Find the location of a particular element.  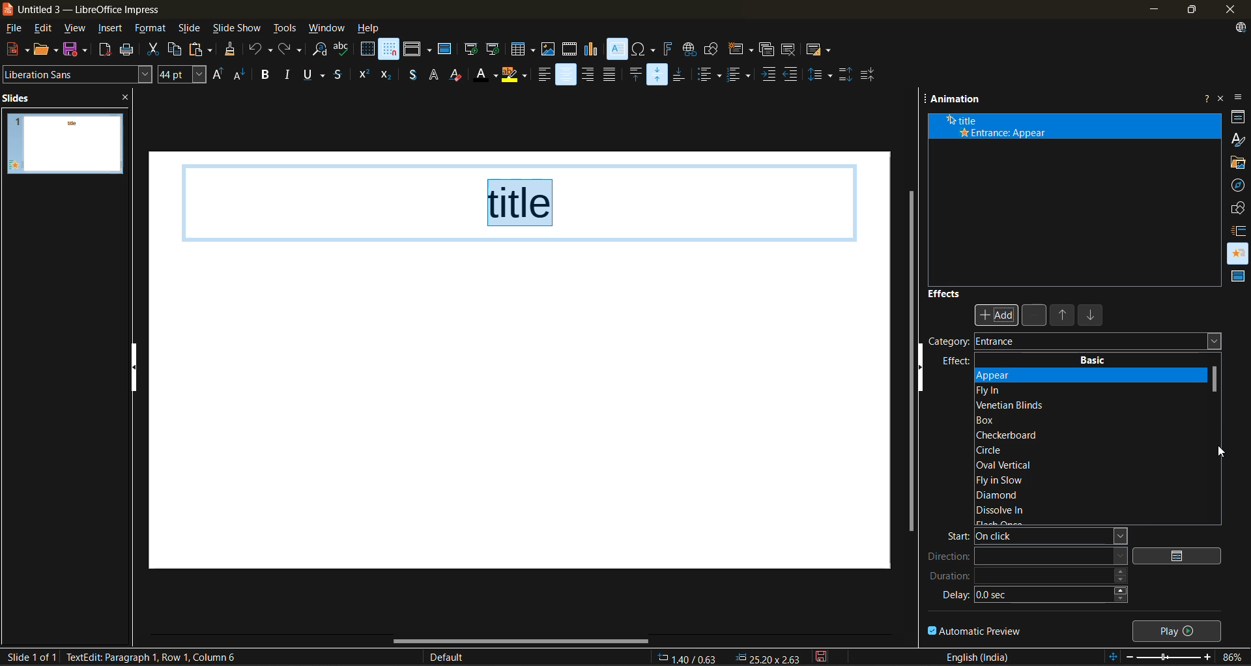

start from current slide is located at coordinates (492, 49).